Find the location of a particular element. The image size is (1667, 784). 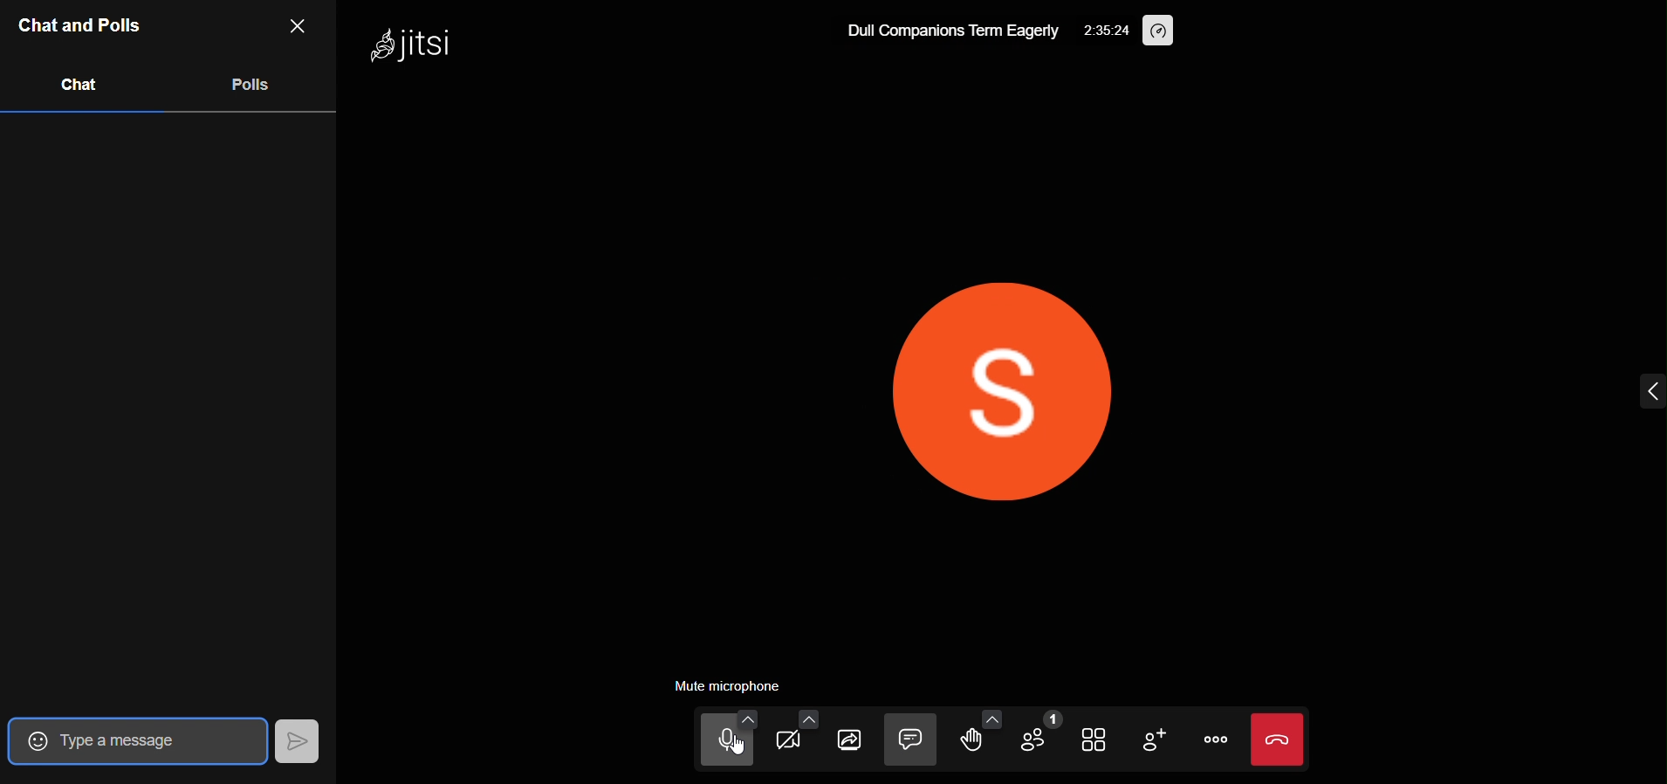

meeting title is located at coordinates (951, 29).